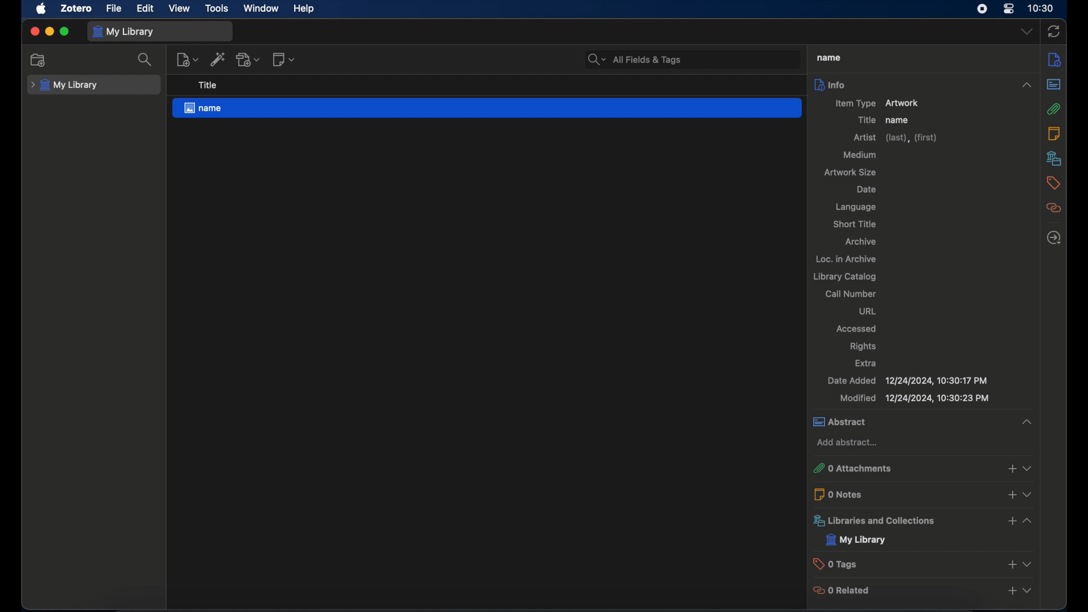 The width and height of the screenshot is (1088, 612). I want to click on expand section, so click(1032, 524).